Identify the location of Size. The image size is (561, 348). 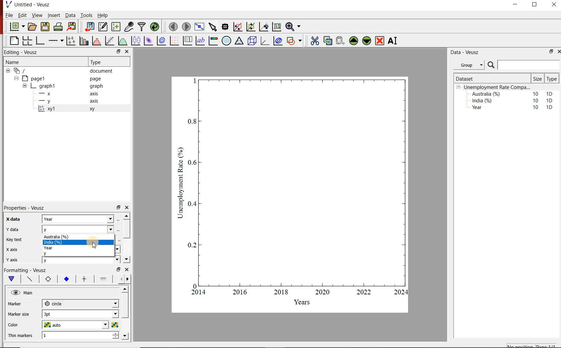
(538, 79).